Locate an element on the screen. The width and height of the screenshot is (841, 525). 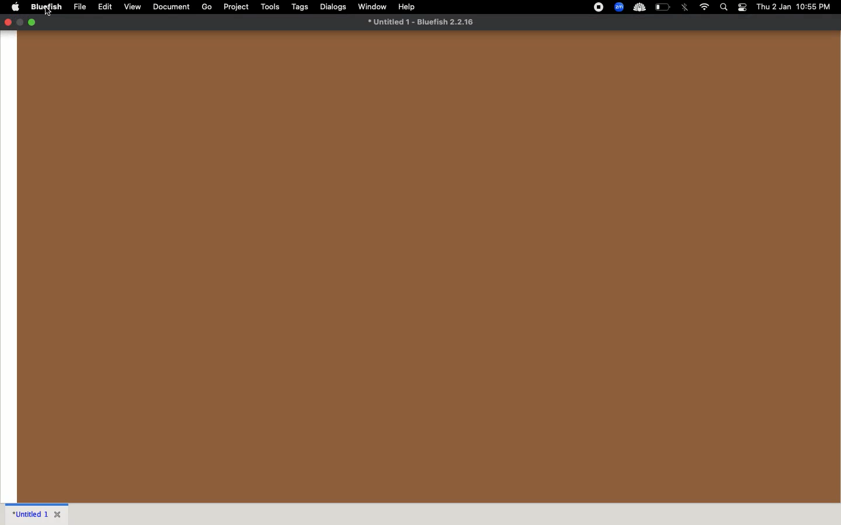
view is located at coordinates (133, 7).